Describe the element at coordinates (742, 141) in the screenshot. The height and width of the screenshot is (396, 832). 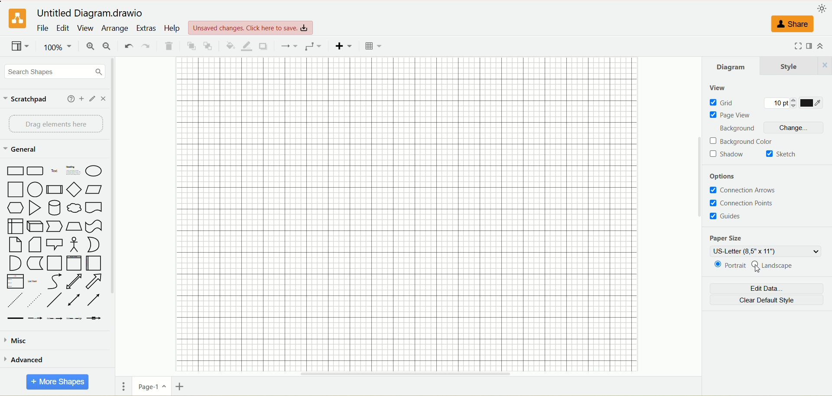
I see `background color` at that location.